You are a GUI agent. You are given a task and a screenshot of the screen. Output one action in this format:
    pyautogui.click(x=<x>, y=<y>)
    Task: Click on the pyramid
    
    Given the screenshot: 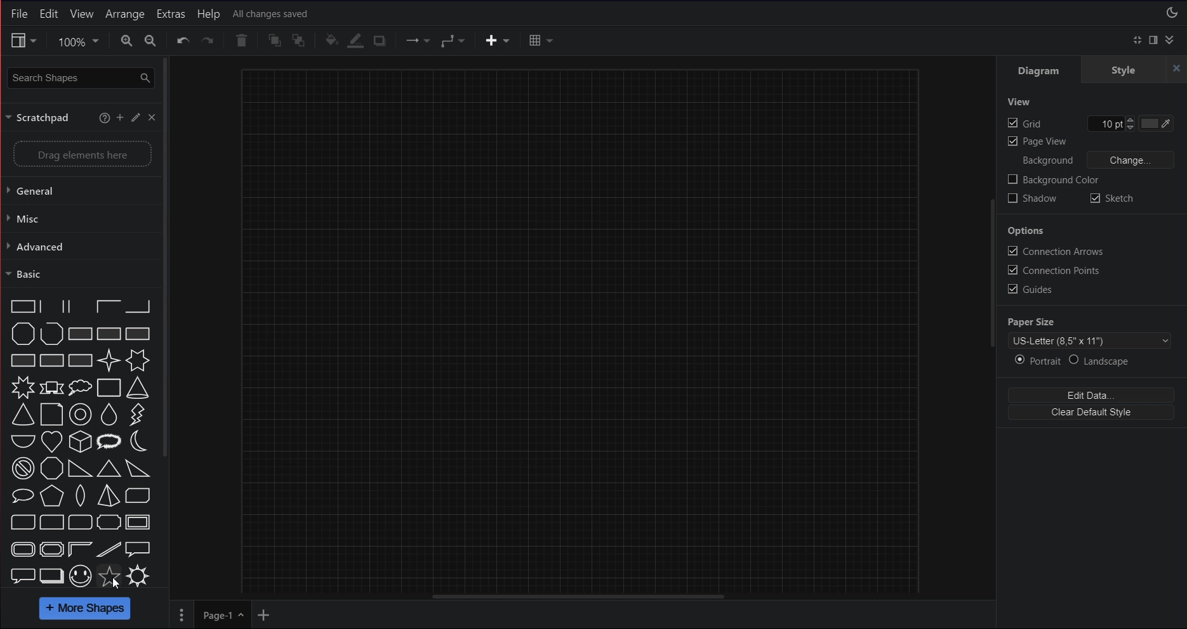 What is the action you would take?
    pyautogui.click(x=108, y=495)
    